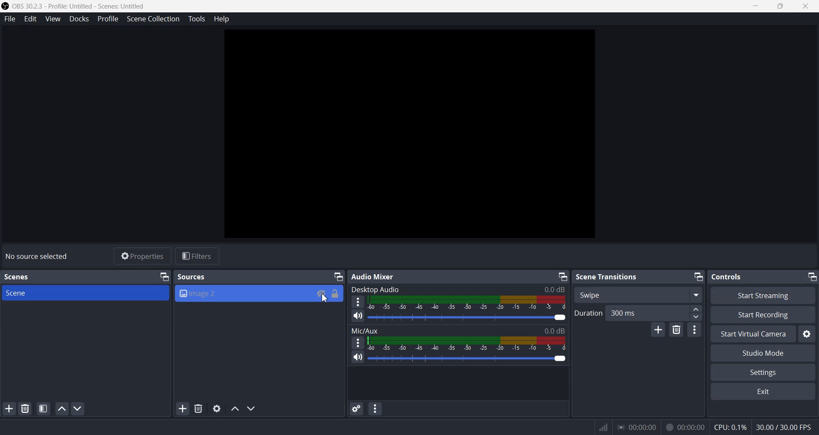  Describe the element at coordinates (197, 19) in the screenshot. I see `Tools` at that location.